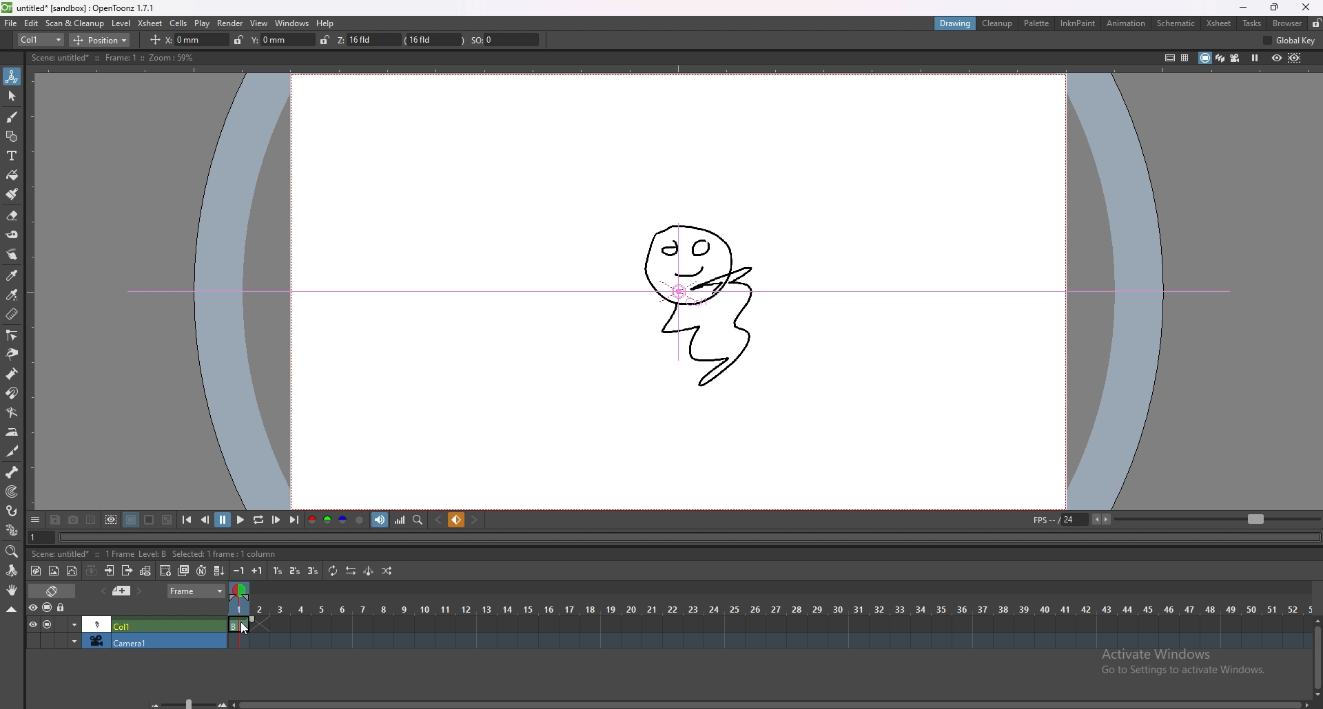 The height and width of the screenshot is (709, 1323). Describe the element at coordinates (72, 571) in the screenshot. I see `new vector level` at that location.